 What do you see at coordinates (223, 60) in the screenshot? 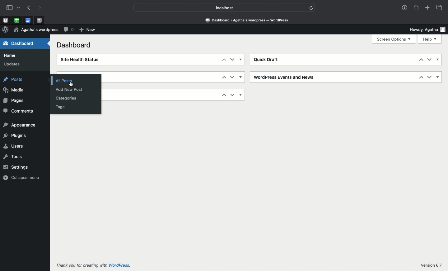
I see `` at bounding box center [223, 60].